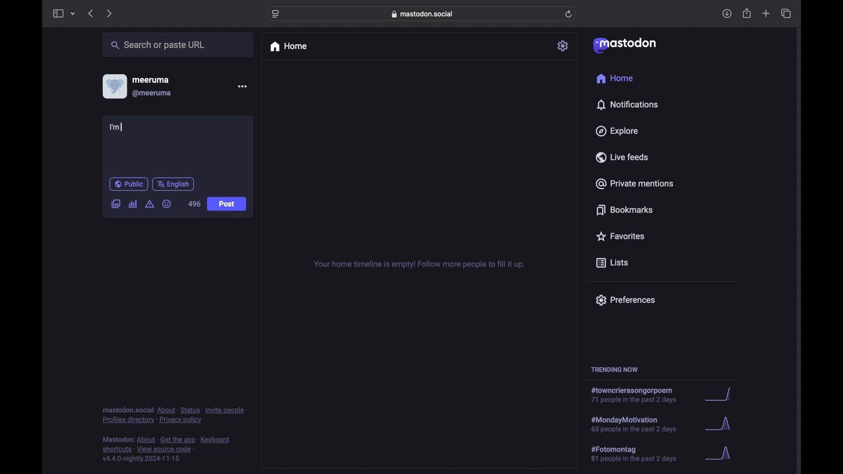 This screenshot has width=843, height=474. What do you see at coordinates (122, 127) in the screenshot?
I see `text cursor` at bounding box center [122, 127].